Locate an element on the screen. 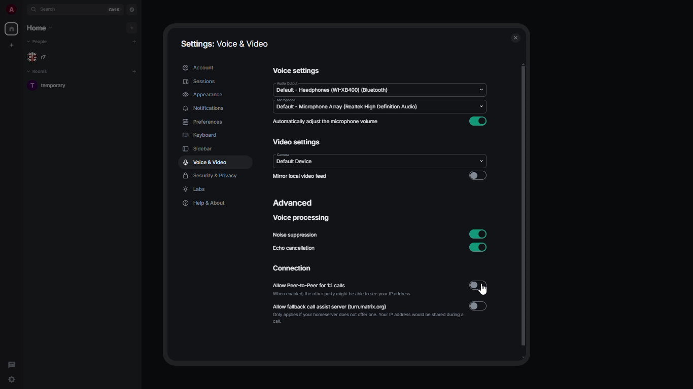 This screenshot has height=389, width=693. enabled is located at coordinates (479, 234).